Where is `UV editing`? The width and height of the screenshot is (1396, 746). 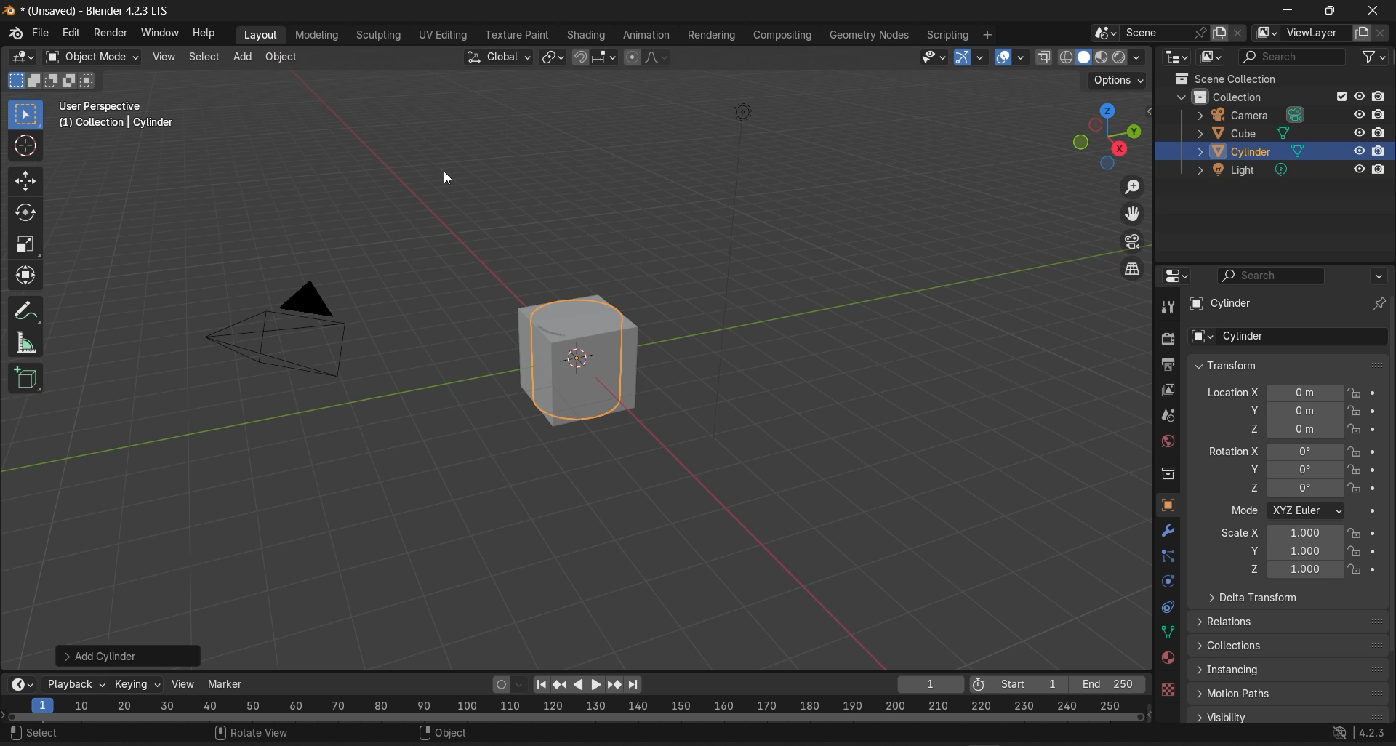
UV editing is located at coordinates (442, 35).